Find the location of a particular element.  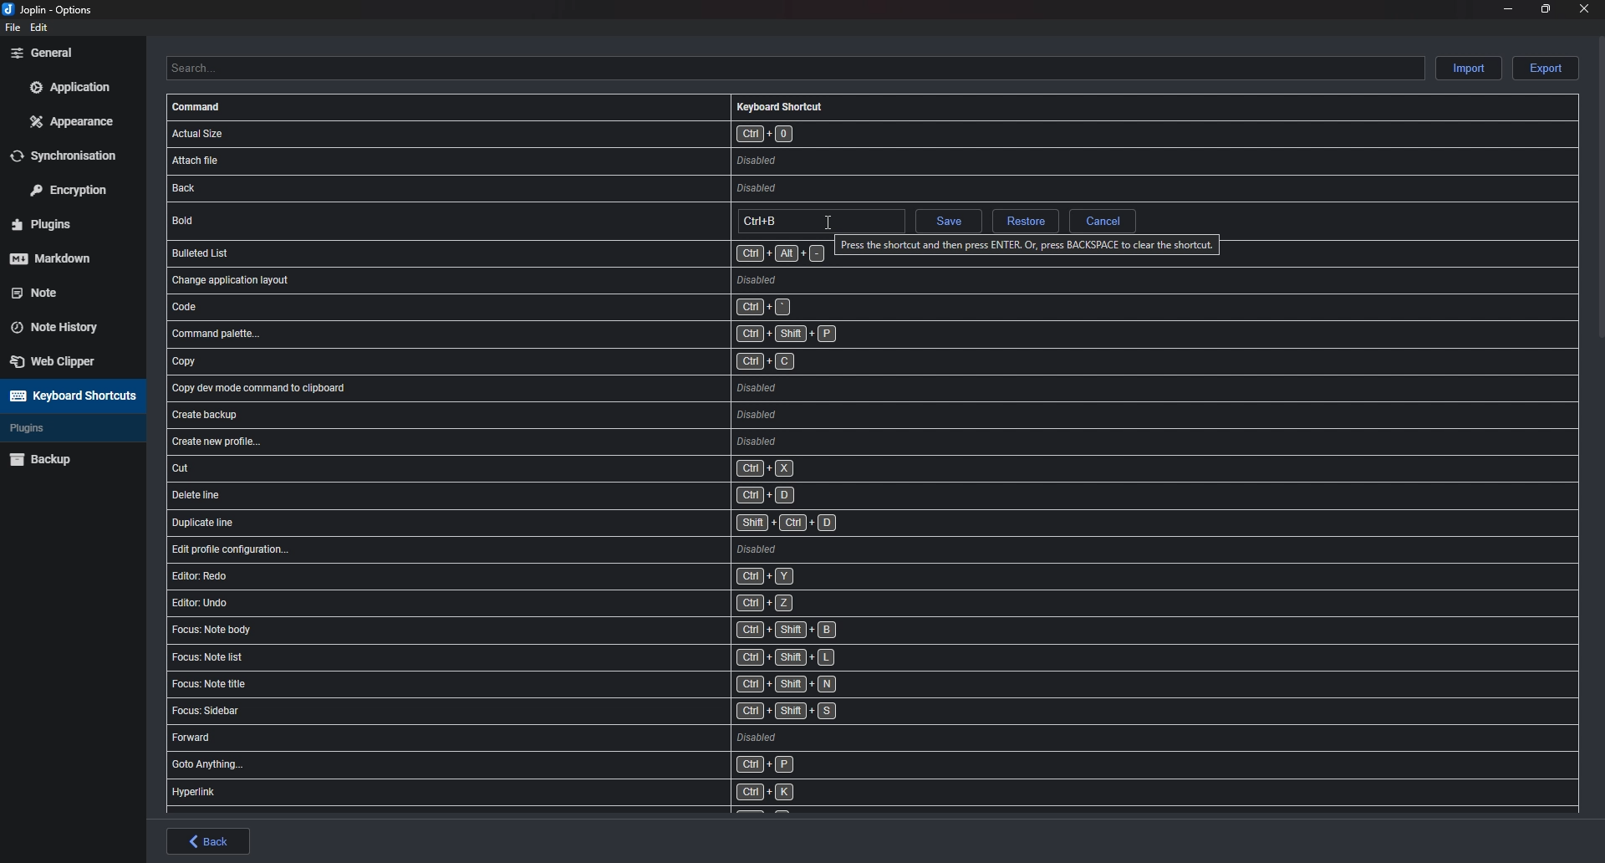

shortcut is located at coordinates (552, 738).